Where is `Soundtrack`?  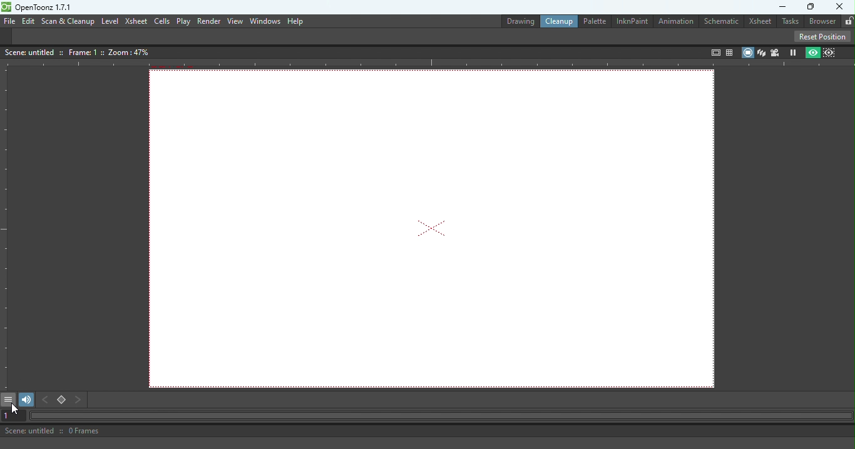 Soundtrack is located at coordinates (26, 399).